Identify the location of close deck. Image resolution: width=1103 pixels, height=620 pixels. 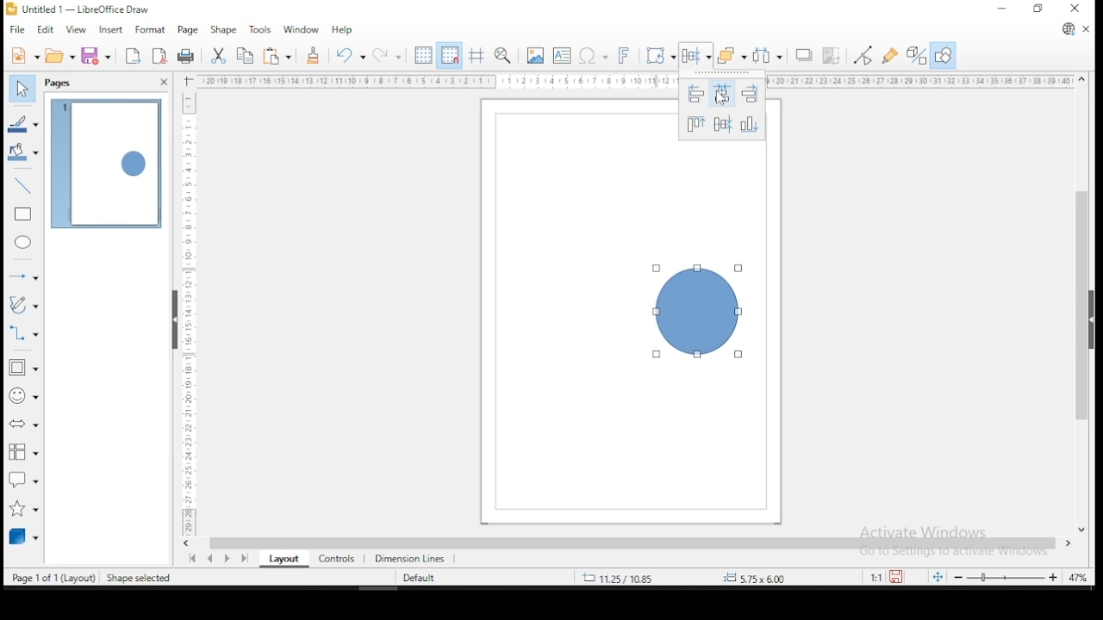
(163, 83).